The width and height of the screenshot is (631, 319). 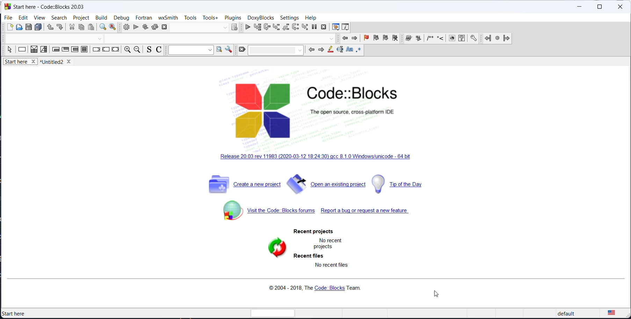 I want to click on view, so click(x=38, y=18).